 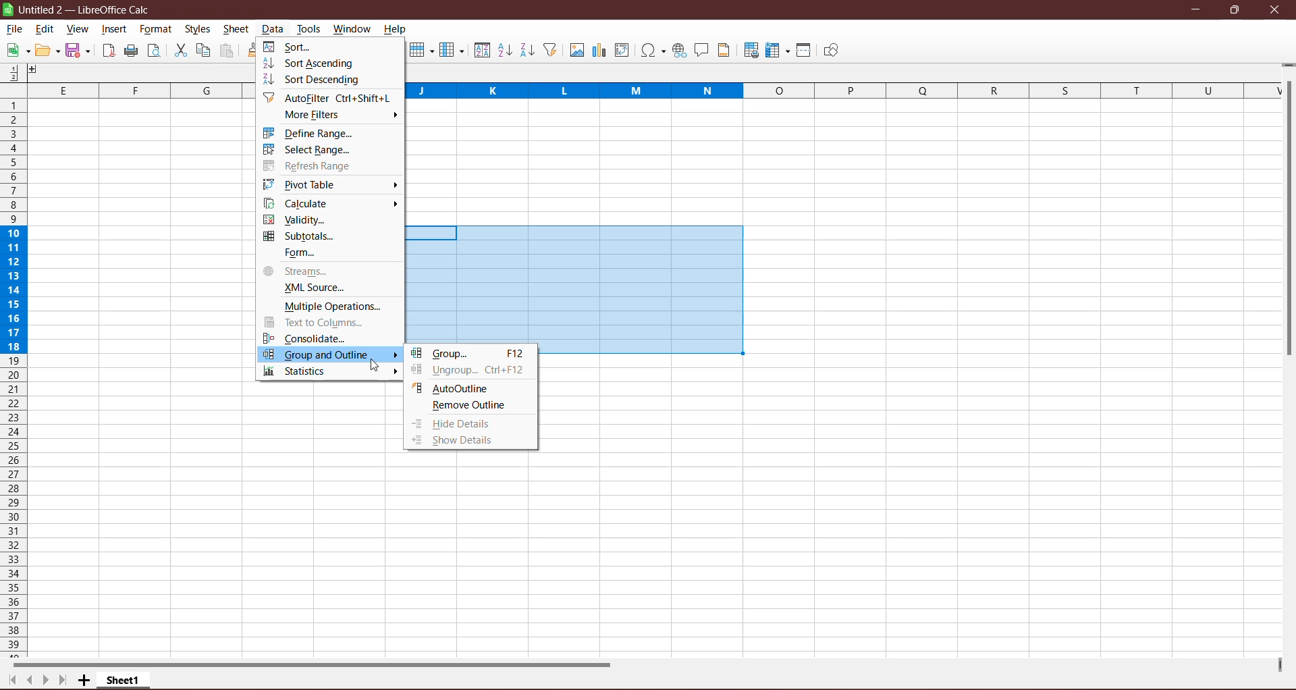 What do you see at coordinates (180, 51) in the screenshot?
I see `Cut` at bounding box center [180, 51].